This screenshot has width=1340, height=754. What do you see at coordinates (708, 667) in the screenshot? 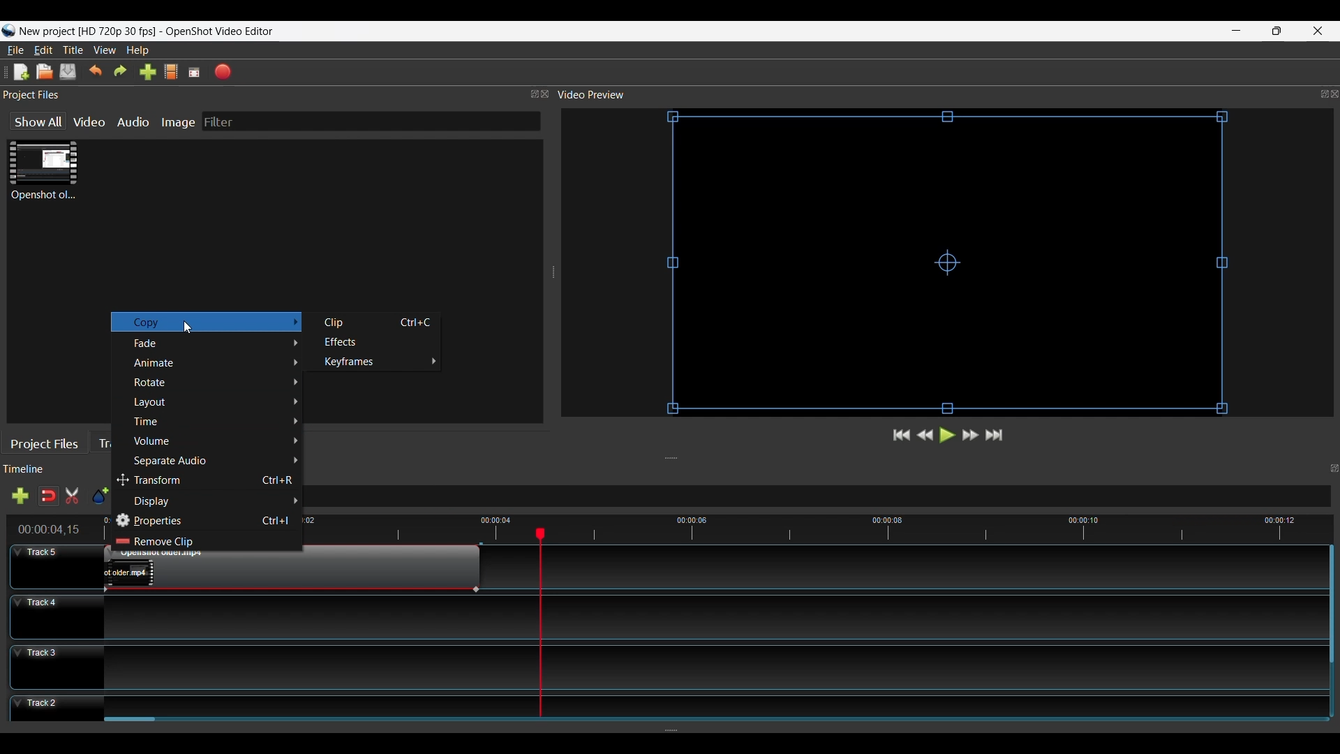
I see `Track Panel` at bounding box center [708, 667].